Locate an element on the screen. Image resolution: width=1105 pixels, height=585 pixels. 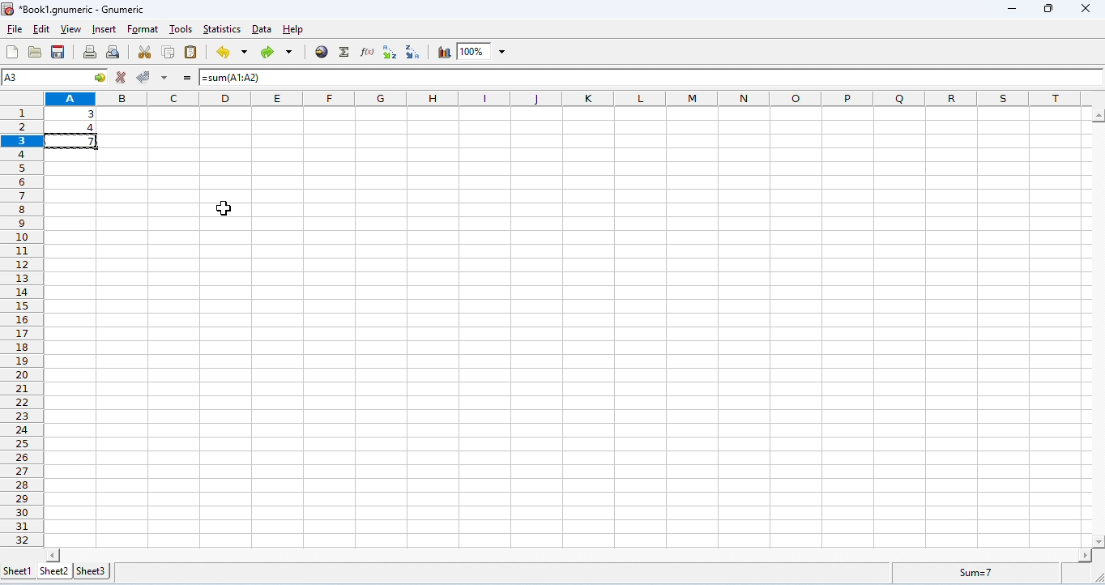
sheet 3 is located at coordinates (92, 571).